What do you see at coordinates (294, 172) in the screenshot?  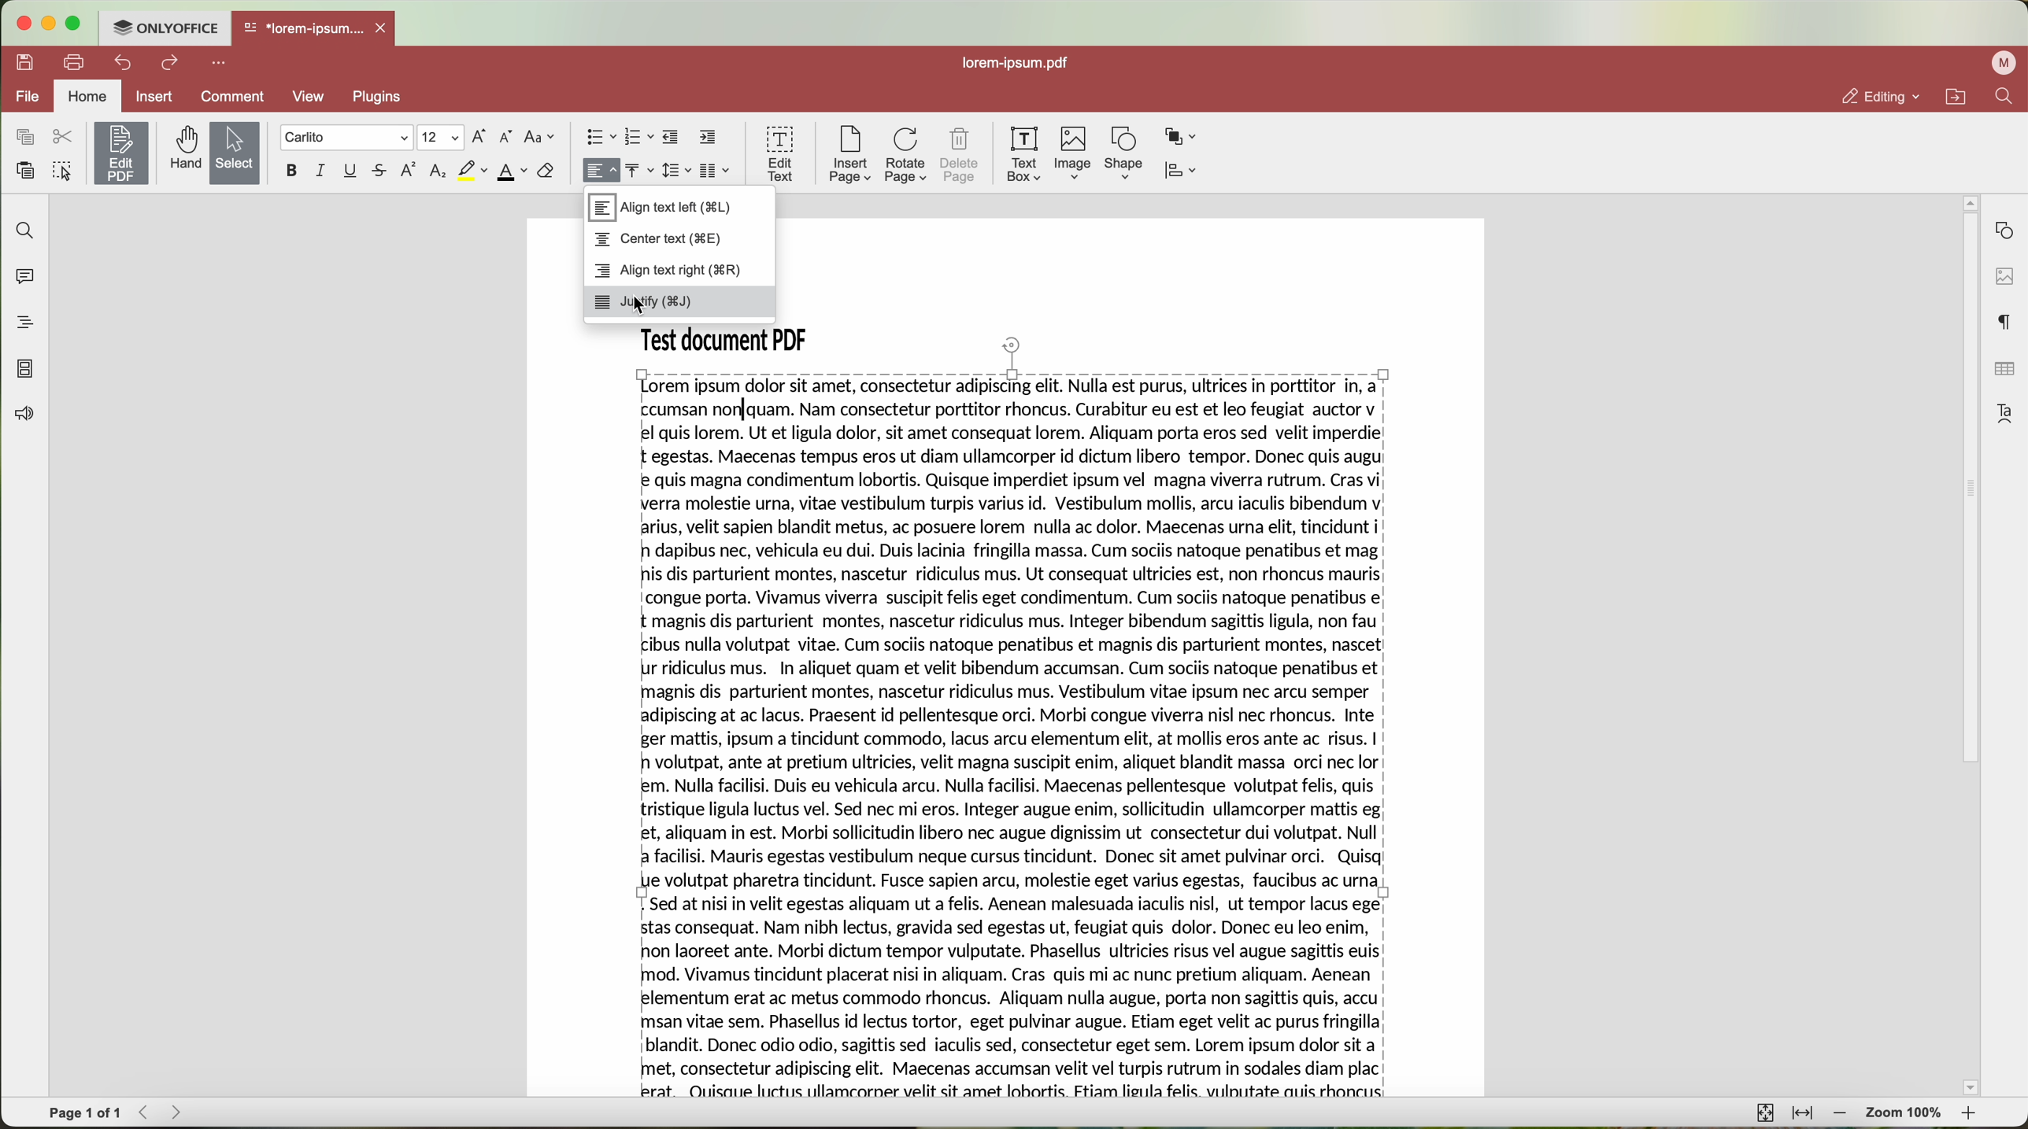 I see `bold` at bounding box center [294, 172].